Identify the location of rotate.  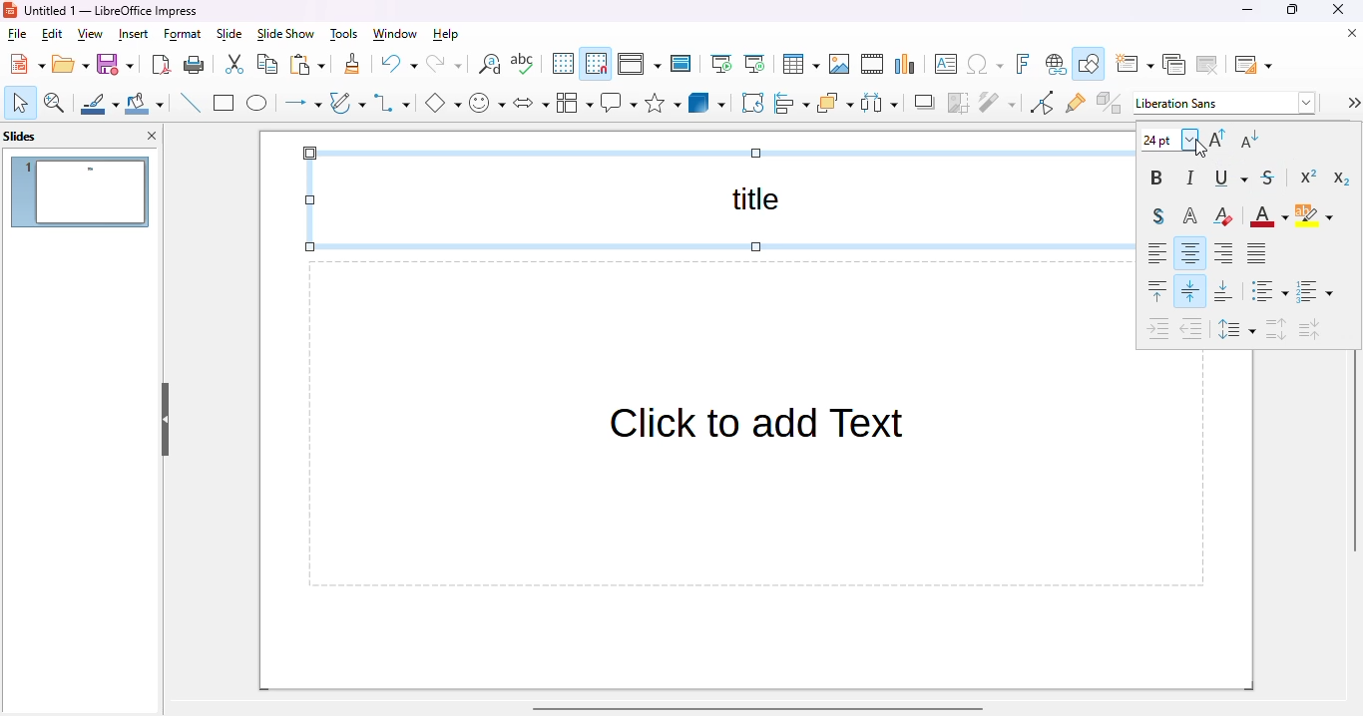
(753, 103).